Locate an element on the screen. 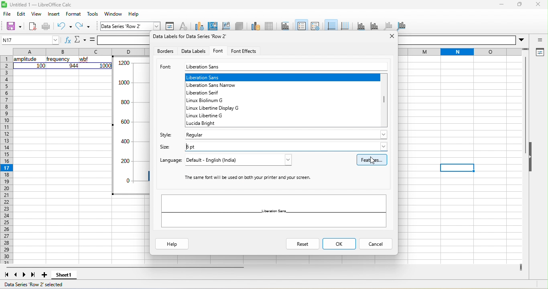 The width and height of the screenshot is (548, 289). horizontal grid is located at coordinates (331, 24).